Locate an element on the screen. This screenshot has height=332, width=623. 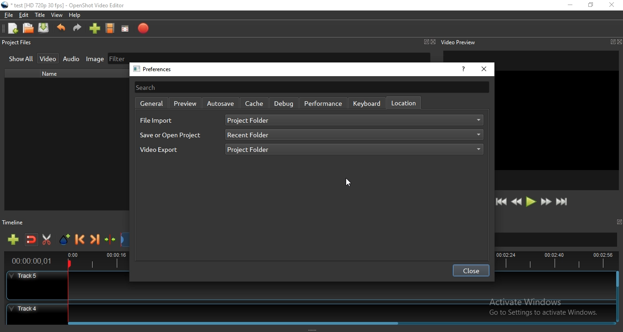
Export video is located at coordinates (143, 29).